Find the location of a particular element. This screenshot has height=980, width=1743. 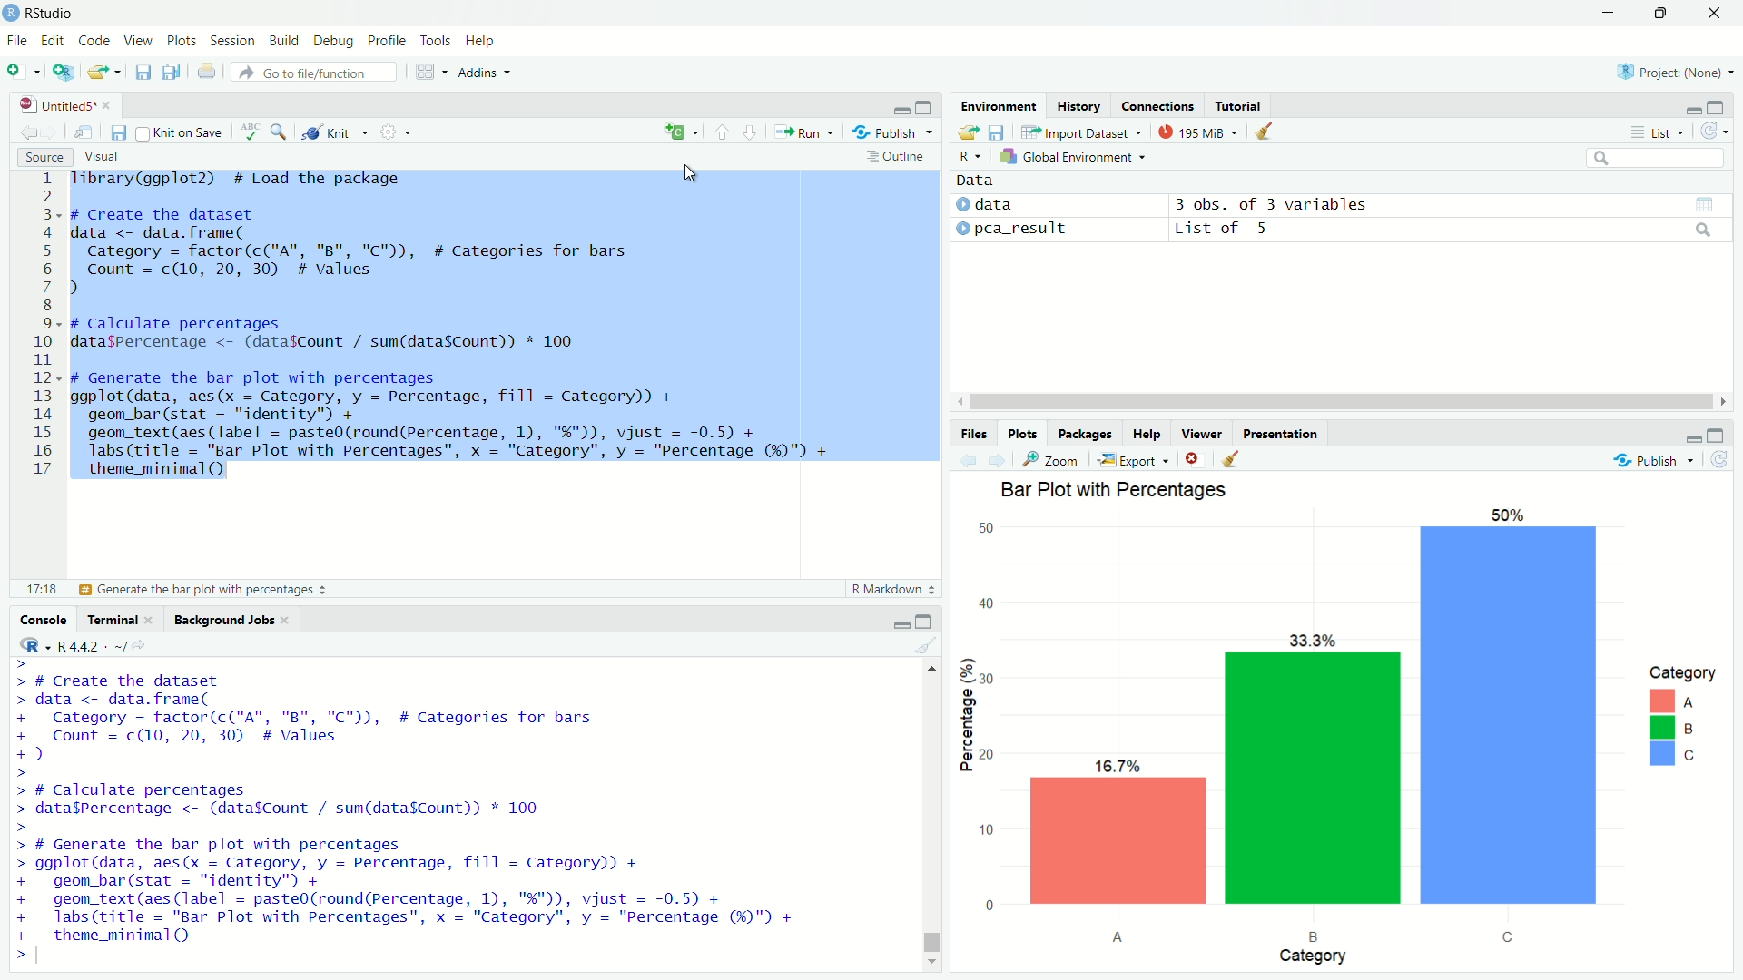

print selected file is located at coordinates (207, 71).